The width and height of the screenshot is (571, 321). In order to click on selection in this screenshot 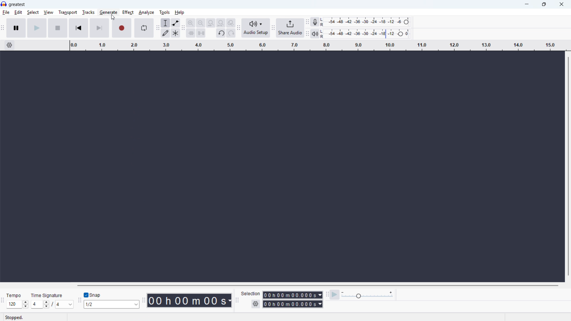, I will do `click(251, 294)`.